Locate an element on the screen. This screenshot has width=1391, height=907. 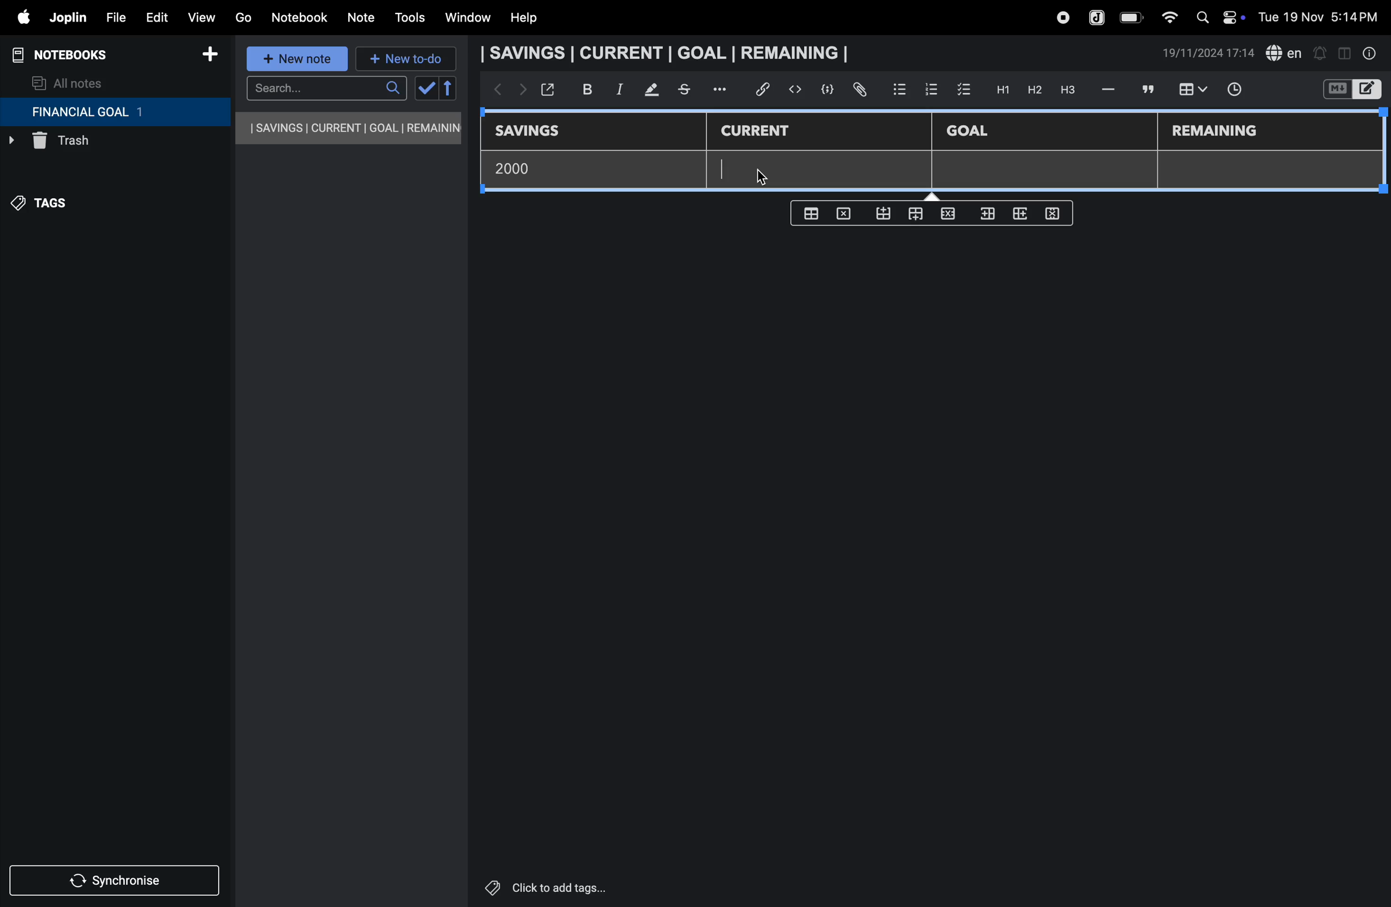
toggle editor is located at coordinates (1344, 52).